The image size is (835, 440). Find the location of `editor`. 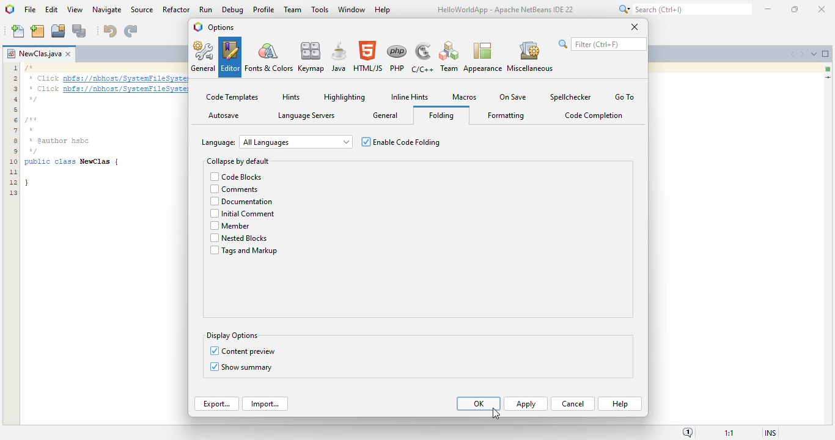

editor is located at coordinates (230, 56).